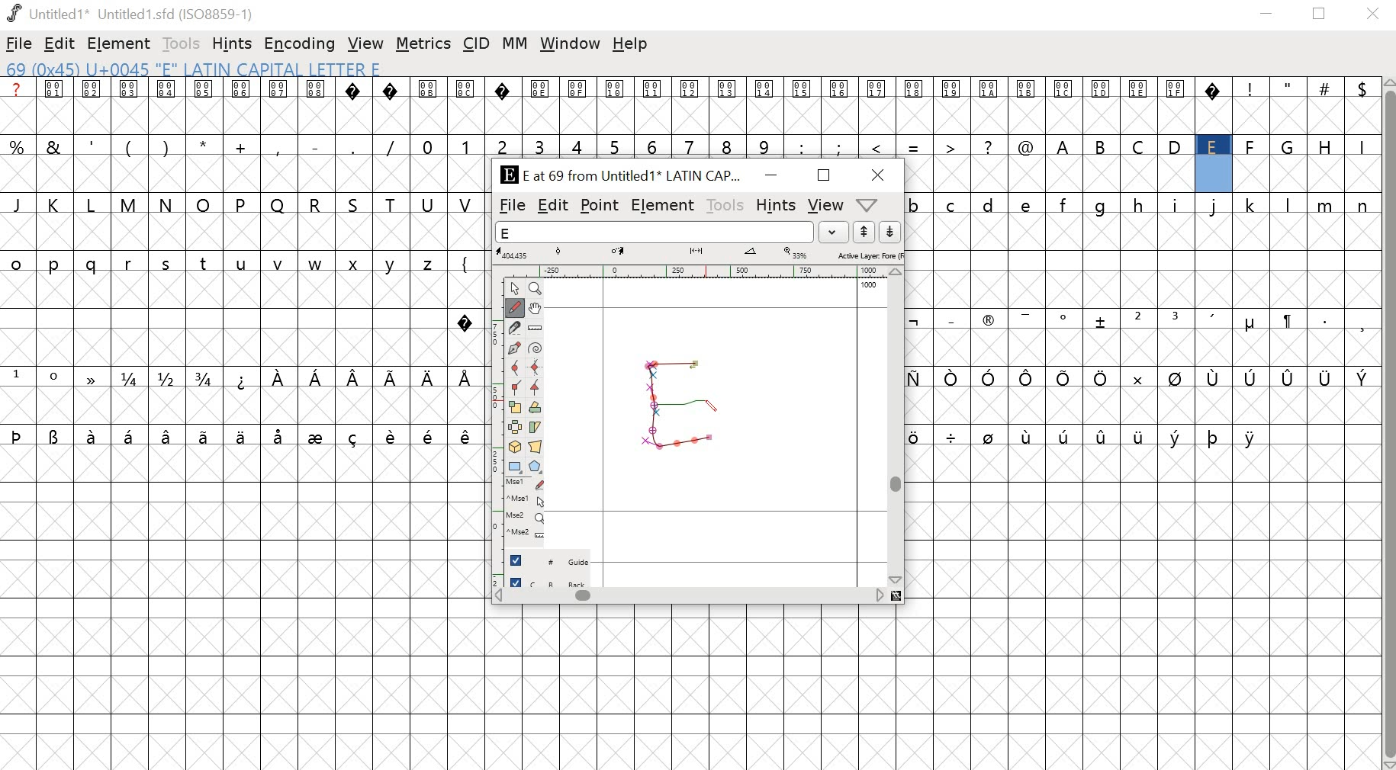 This screenshot has height=770, width=1396. Describe the element at coordinates (534, 388) in the screenshot. I see `Tangent` at that location.